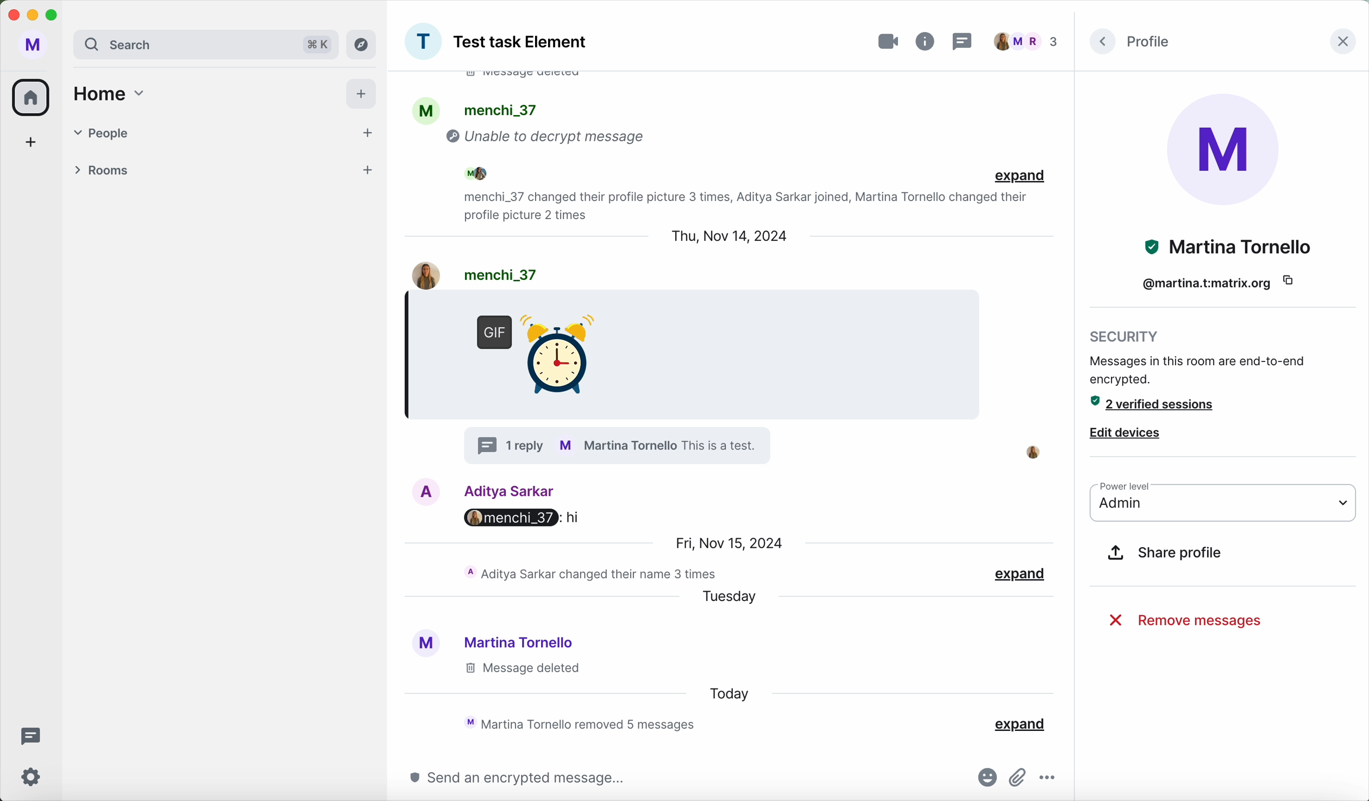 This screenshot has height=801, width=1369. What do you see at coordinates (1160, 404) in the screenshot?
I see `2 verified sessions` at bounding box center [1160, 404].